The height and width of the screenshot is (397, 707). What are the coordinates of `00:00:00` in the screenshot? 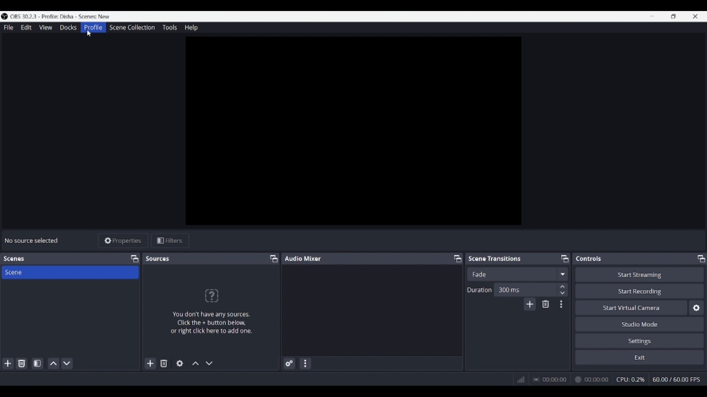 It's located at (572, 379).